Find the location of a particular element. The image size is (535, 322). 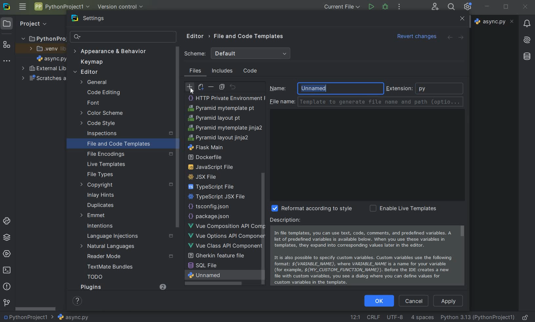

name field is located at coordinates (340, 89).